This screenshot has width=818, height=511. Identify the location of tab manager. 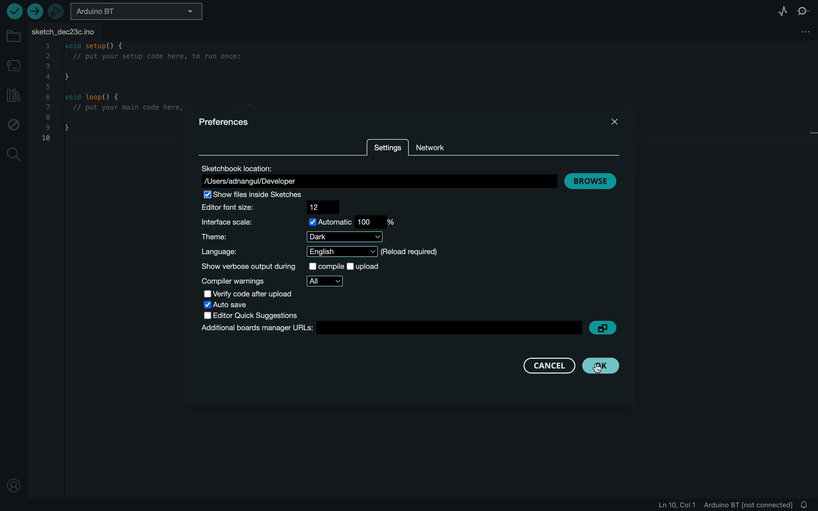
(803, 32).